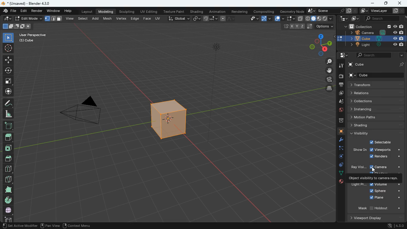 Image resolution: width=407 pixels, height=229 pixels. What do you see at coordinates (240, 12) in the screenshot?
I see `rendering` at bounding box center [240, 12].